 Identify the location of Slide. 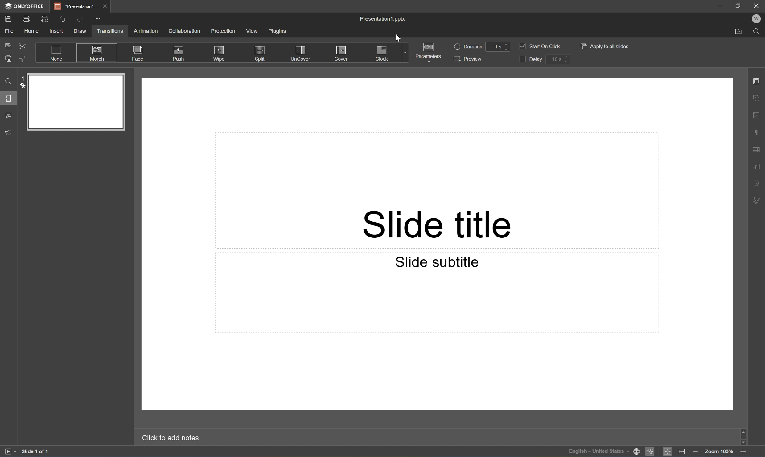
(76, 102).